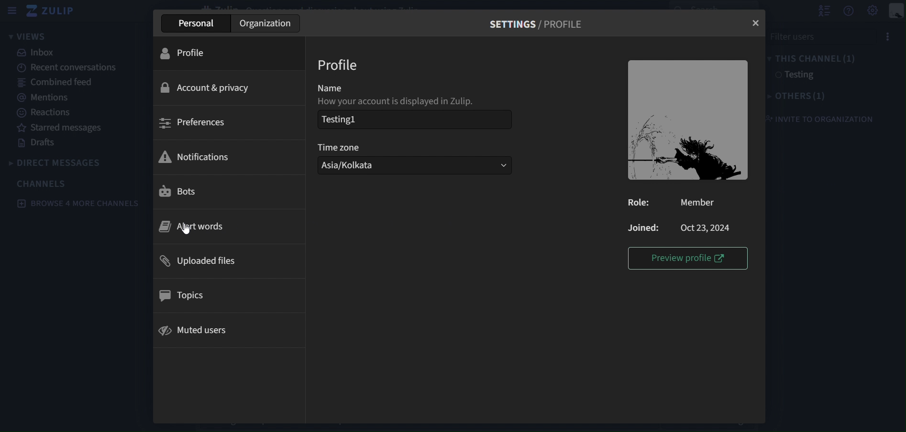 This screenshot has height=432, width=906. Describe the element at coordinates (45, 112) in the screenshot. I see `reactions` at that location.